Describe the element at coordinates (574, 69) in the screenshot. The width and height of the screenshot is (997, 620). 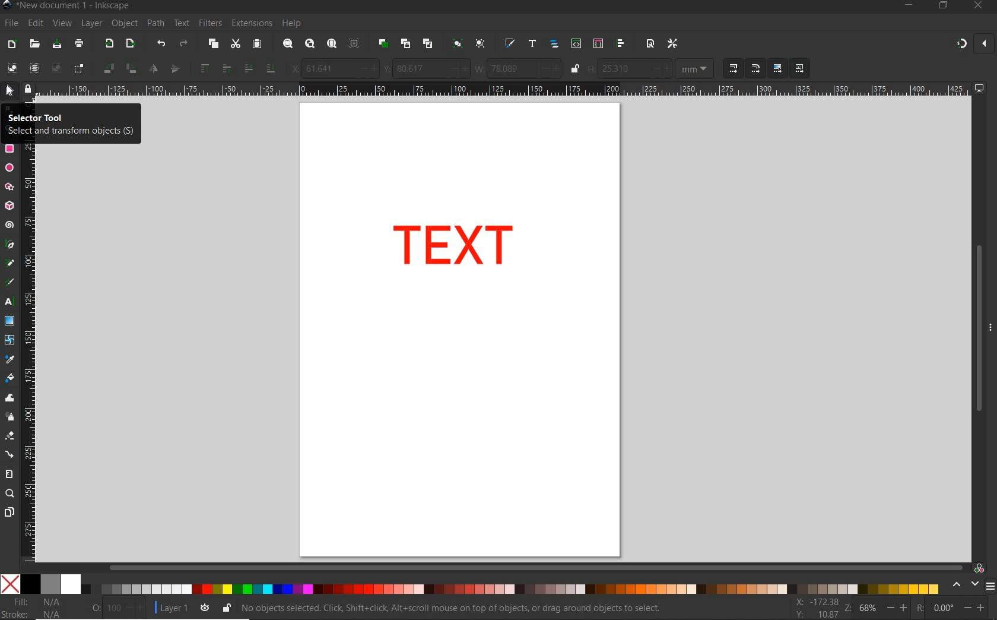
I see `lock/unlock to change width or height` at that location.